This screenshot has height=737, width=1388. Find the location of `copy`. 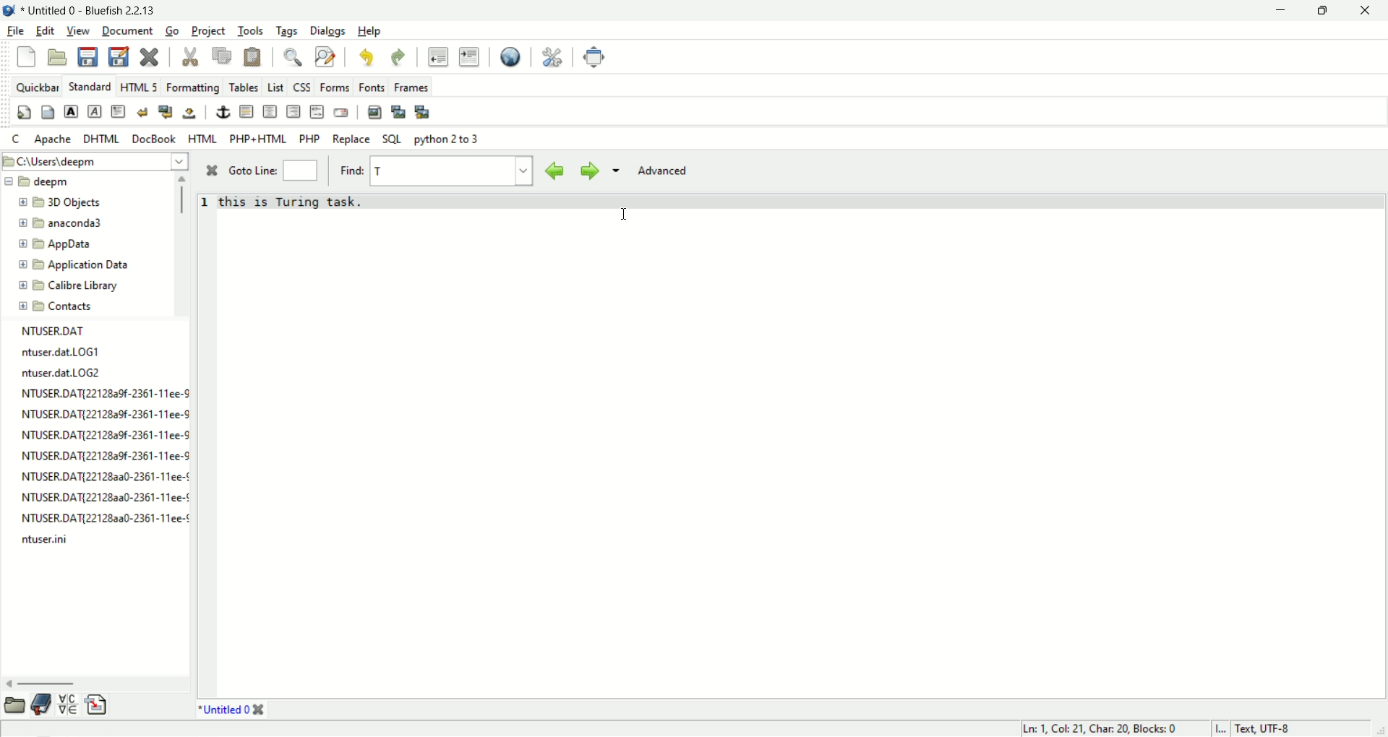

copy is located at coordinates (222, 56).